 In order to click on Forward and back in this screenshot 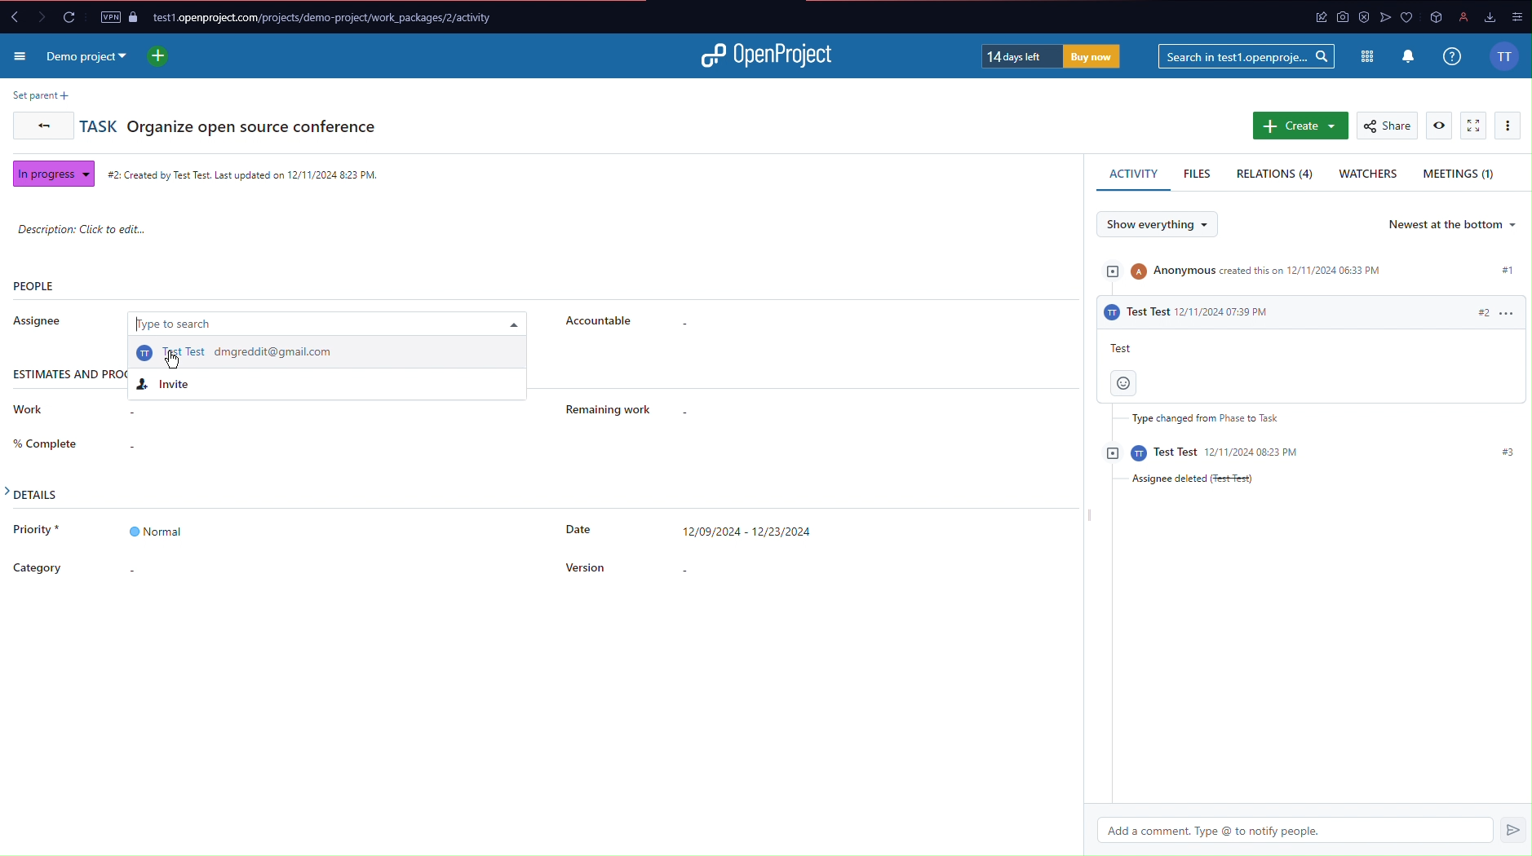, I will do `click(32, 18)`.